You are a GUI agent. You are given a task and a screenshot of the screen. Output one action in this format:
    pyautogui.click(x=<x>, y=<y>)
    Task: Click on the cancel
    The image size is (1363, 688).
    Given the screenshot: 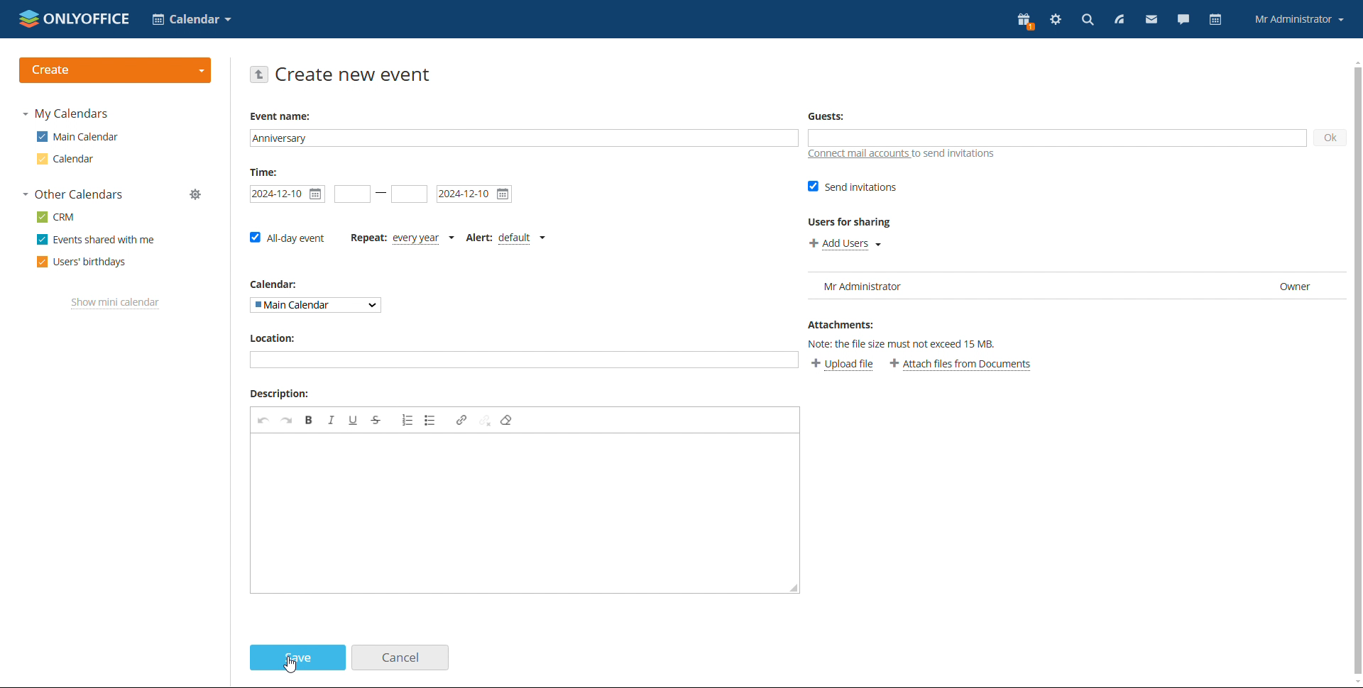 What is the action you would take?
    pyautogui.click(x=400, y=657)
    